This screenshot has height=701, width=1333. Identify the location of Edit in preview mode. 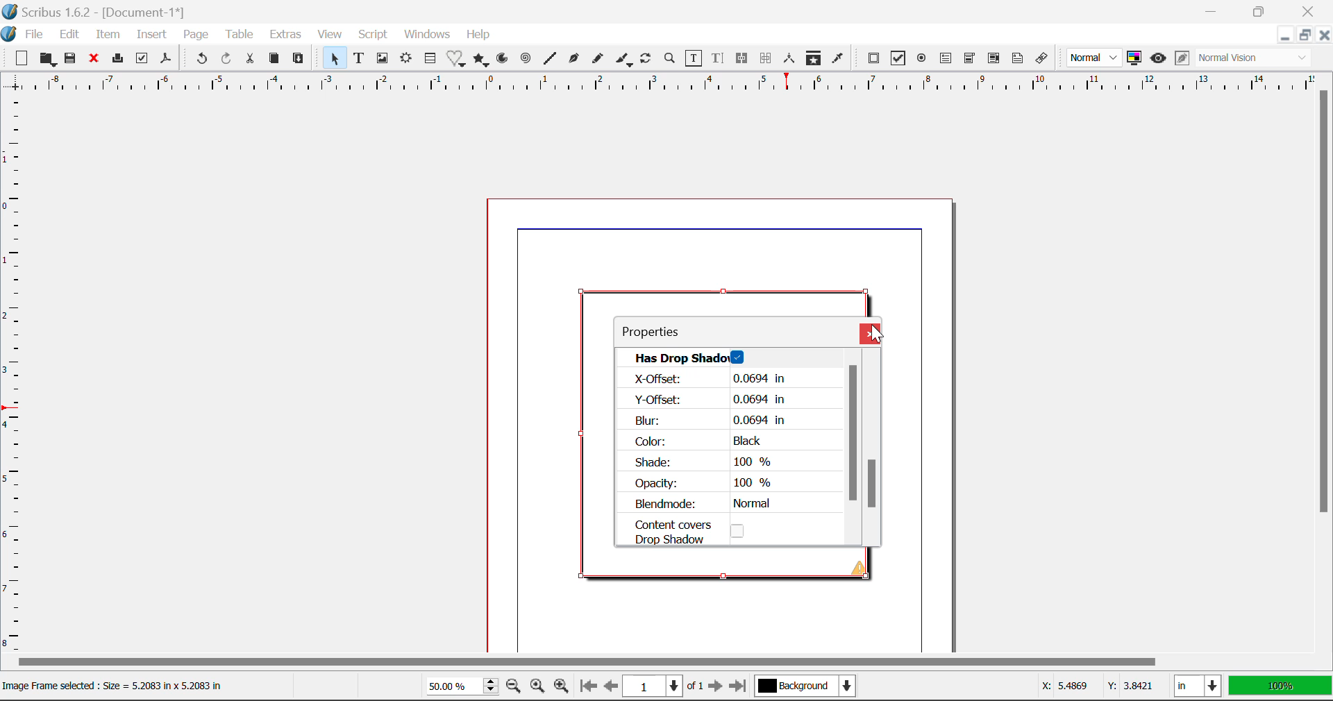
(1182, 60).